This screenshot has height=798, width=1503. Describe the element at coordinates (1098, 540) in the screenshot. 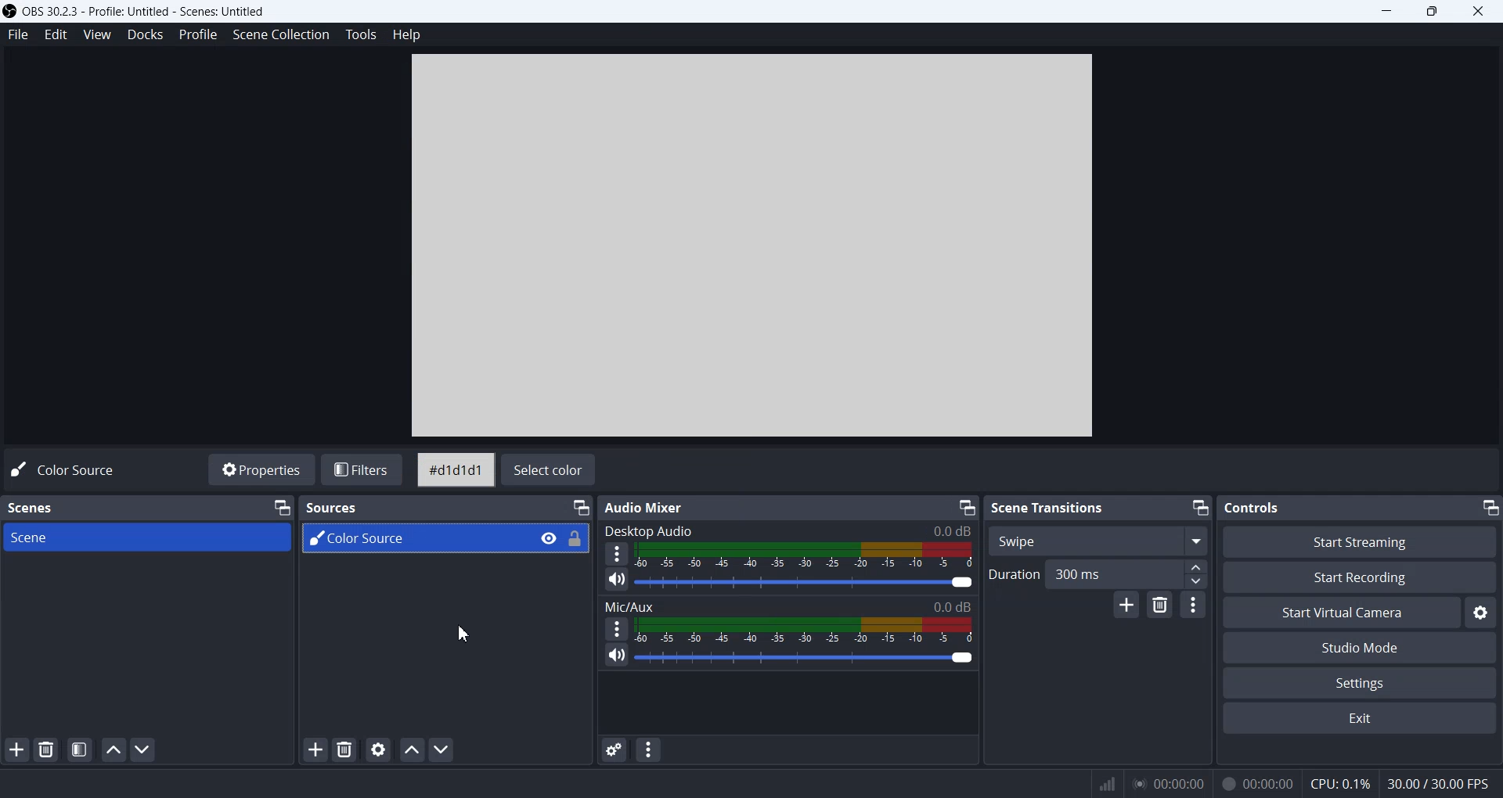

I see `Swipe` at that location.